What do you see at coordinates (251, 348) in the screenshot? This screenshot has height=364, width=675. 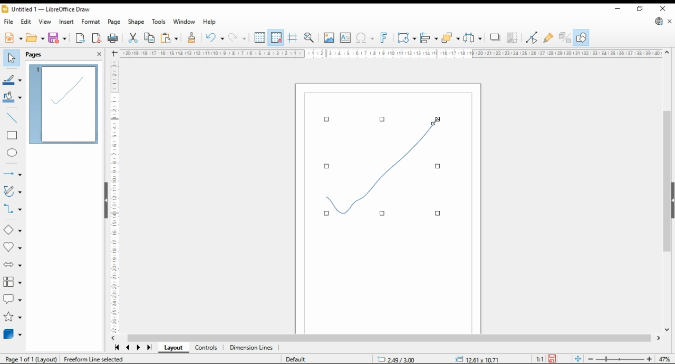 I see `dimension lines` at bounding box center [251, 348].